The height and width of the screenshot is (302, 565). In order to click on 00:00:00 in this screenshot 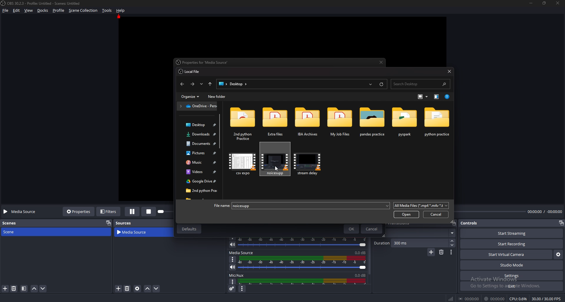, I will do `click(494, 299)`.